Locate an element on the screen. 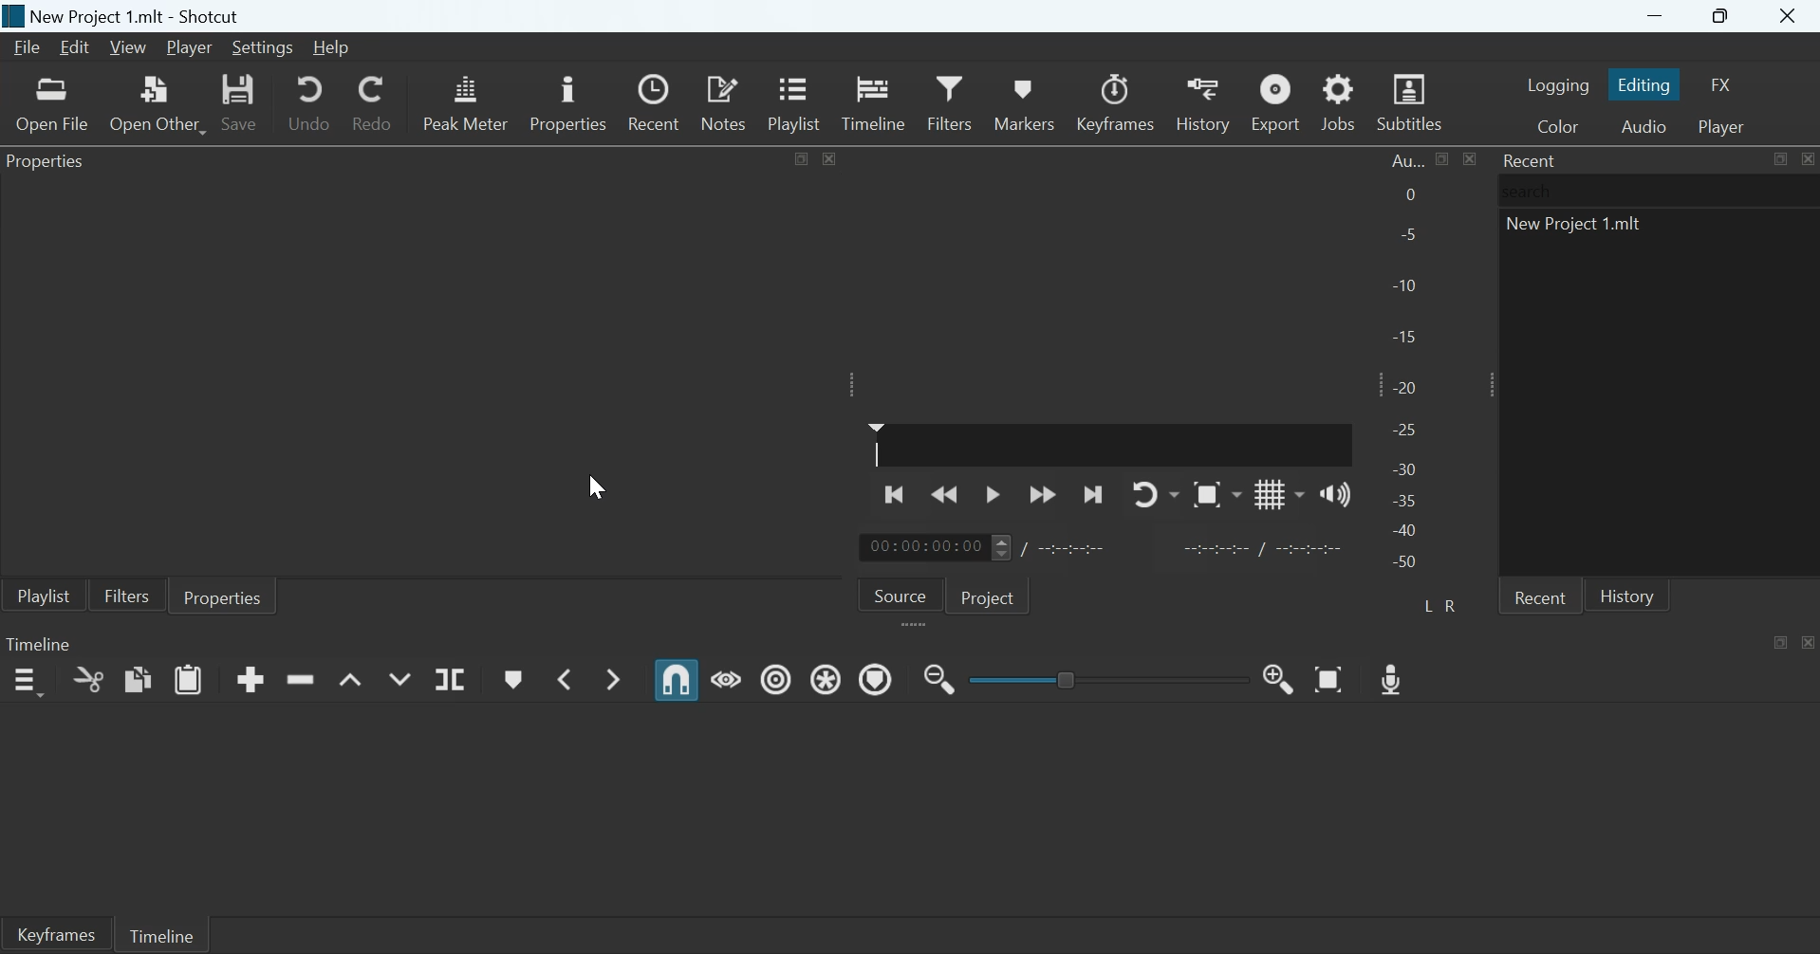 The image size is (1820, 954). Maximize is located at coordinates (803, 156).